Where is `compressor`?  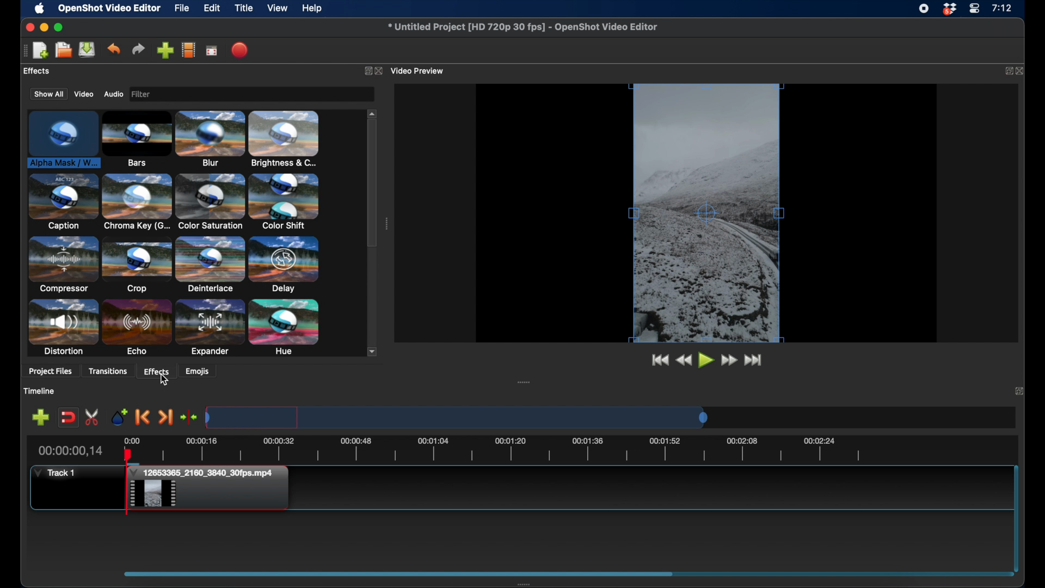
compressor is located at coordinates (62, 264).